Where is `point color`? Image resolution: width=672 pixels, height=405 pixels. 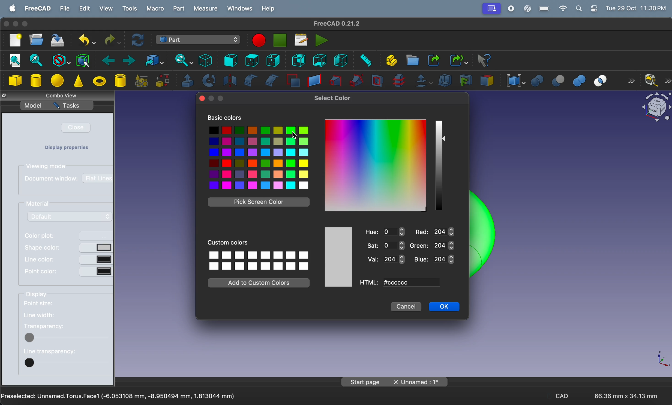
point color is located at coordinates (40, 271).